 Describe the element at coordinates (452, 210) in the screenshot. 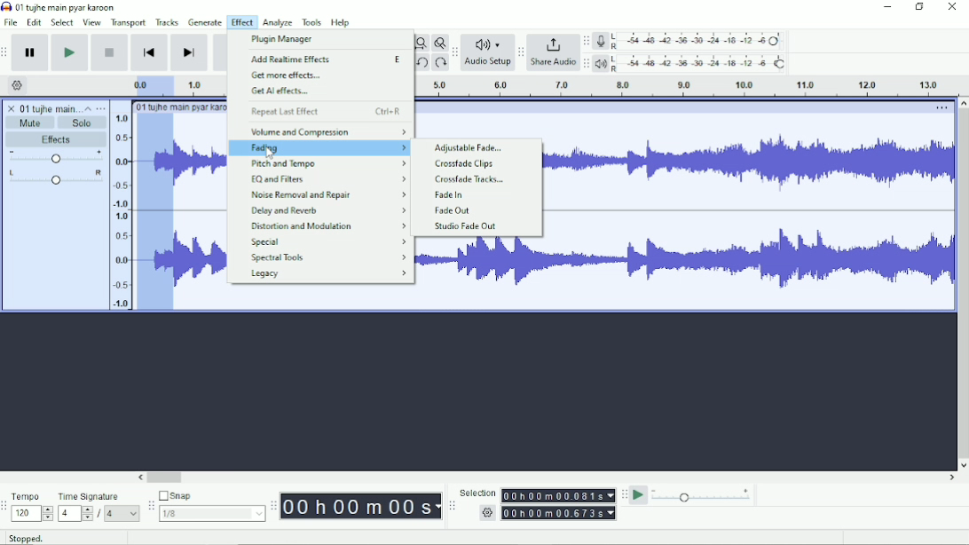

I see `Fade Out` at that location.